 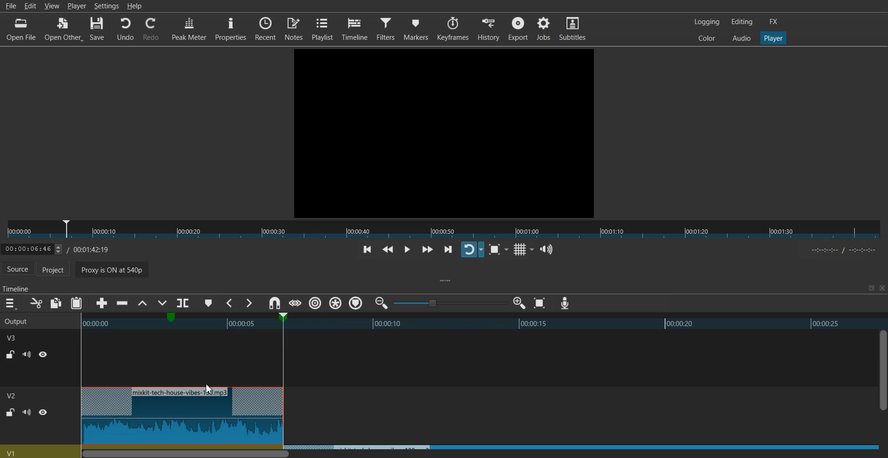 I want to click on Timeline, so click(x=63, y=248).